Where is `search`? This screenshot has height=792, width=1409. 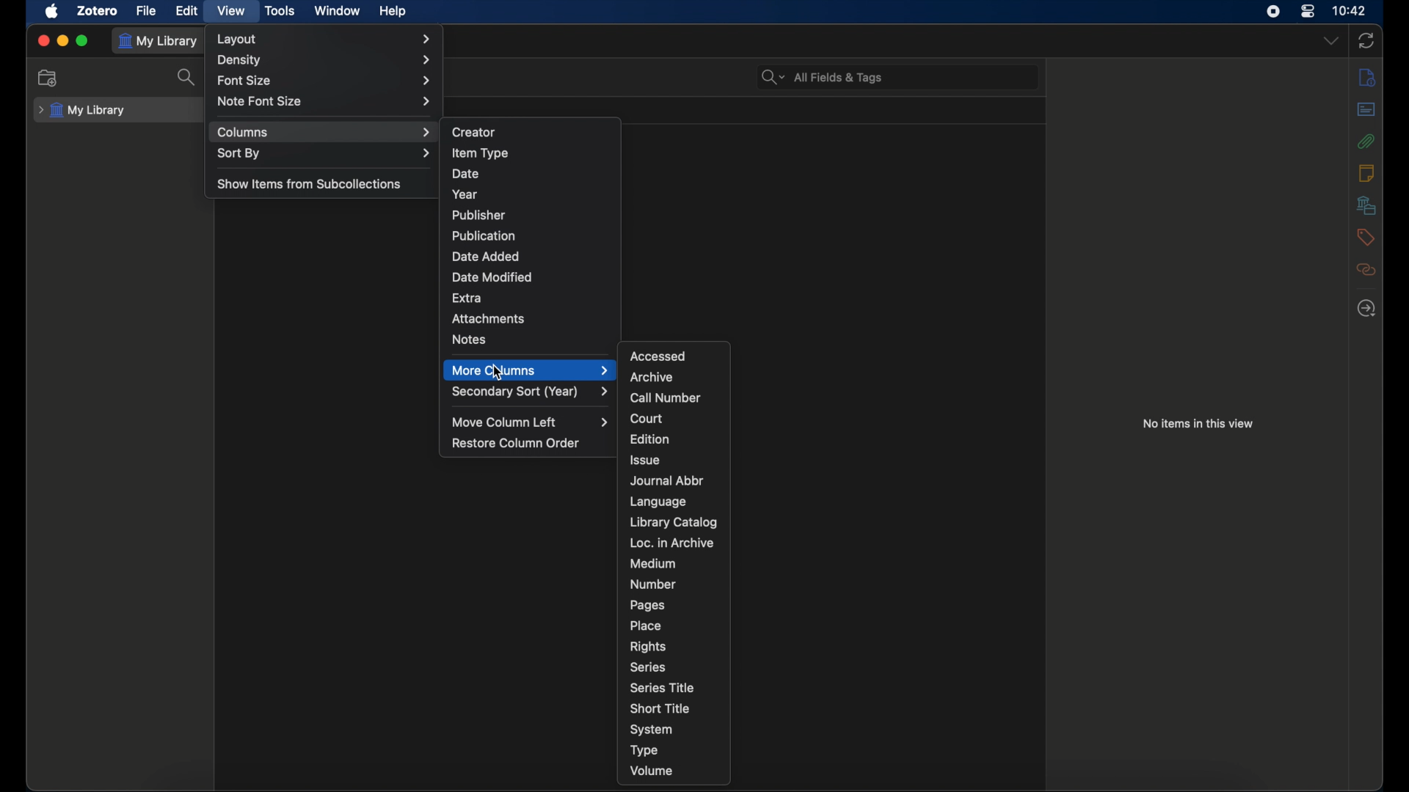
search is located at coordinates (188, 78).